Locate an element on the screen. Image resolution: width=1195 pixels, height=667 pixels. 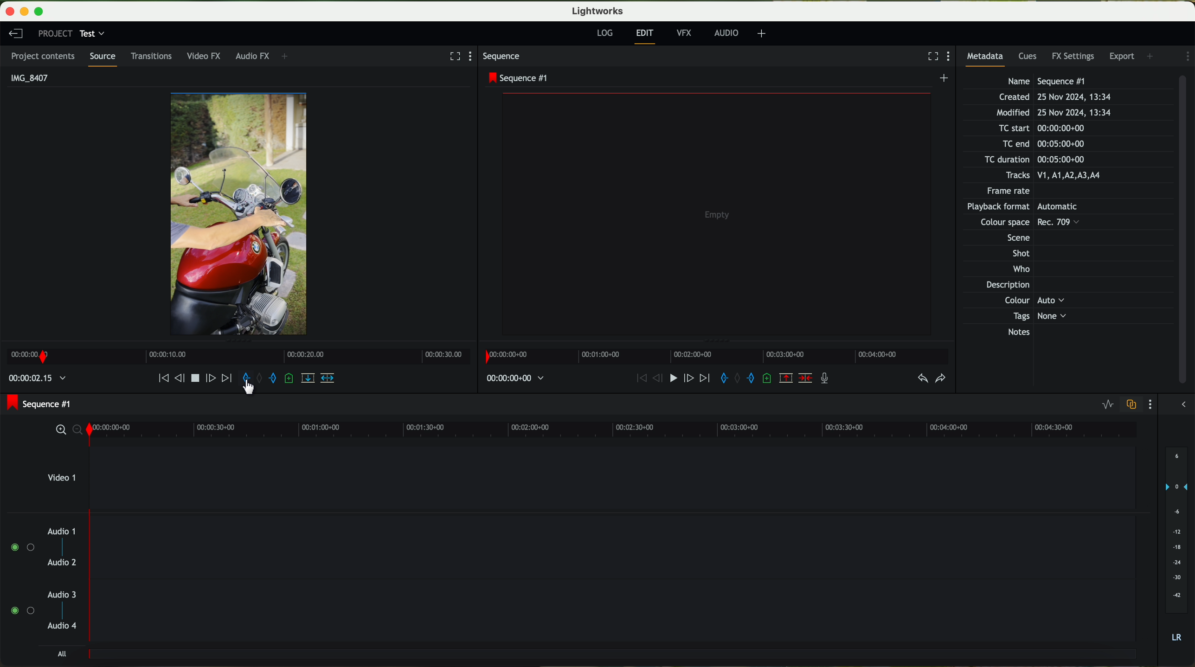
TC end is located at coordinates (1056, 144).